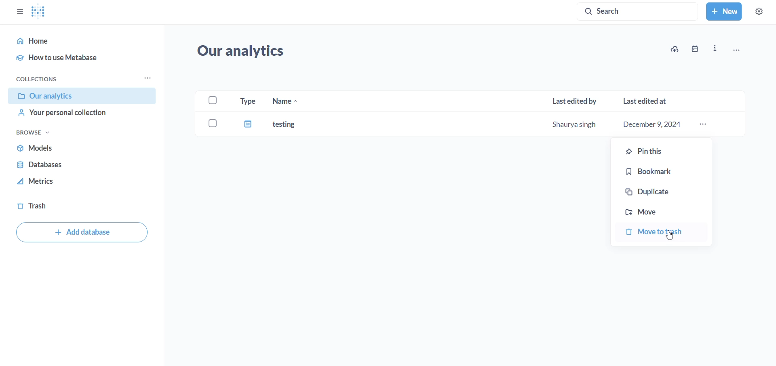 The width and height of the screenshot is (776, 366). Describe the element at coordinates (758, 11) in the screenshot. I see `settings` at that location.